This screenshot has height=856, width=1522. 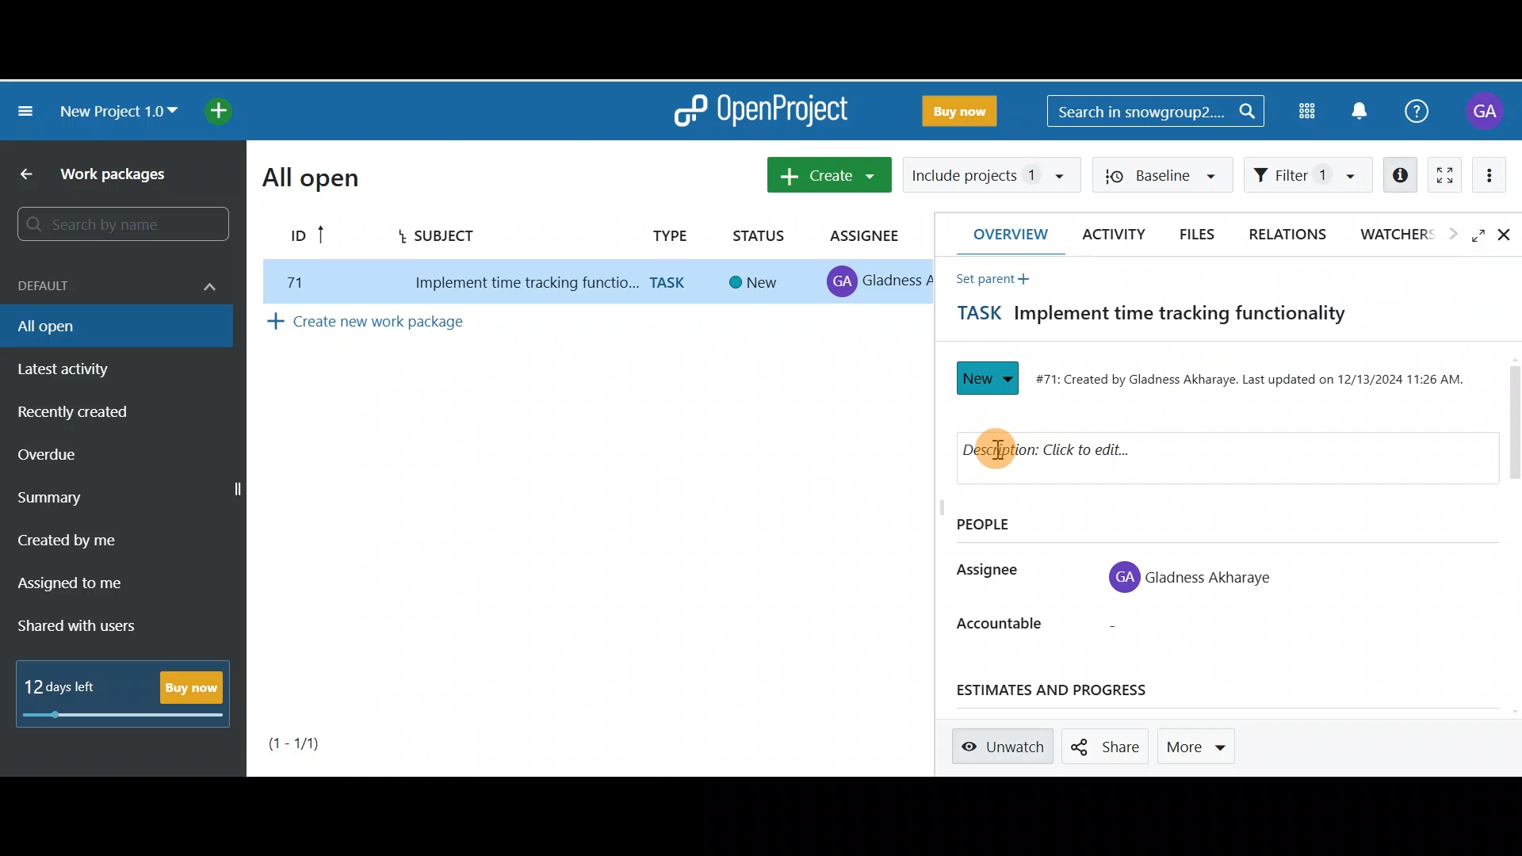 What do you see at coordinates (829, 174) in the screenshot?
I see `Create` at bounding box center [829, 174].